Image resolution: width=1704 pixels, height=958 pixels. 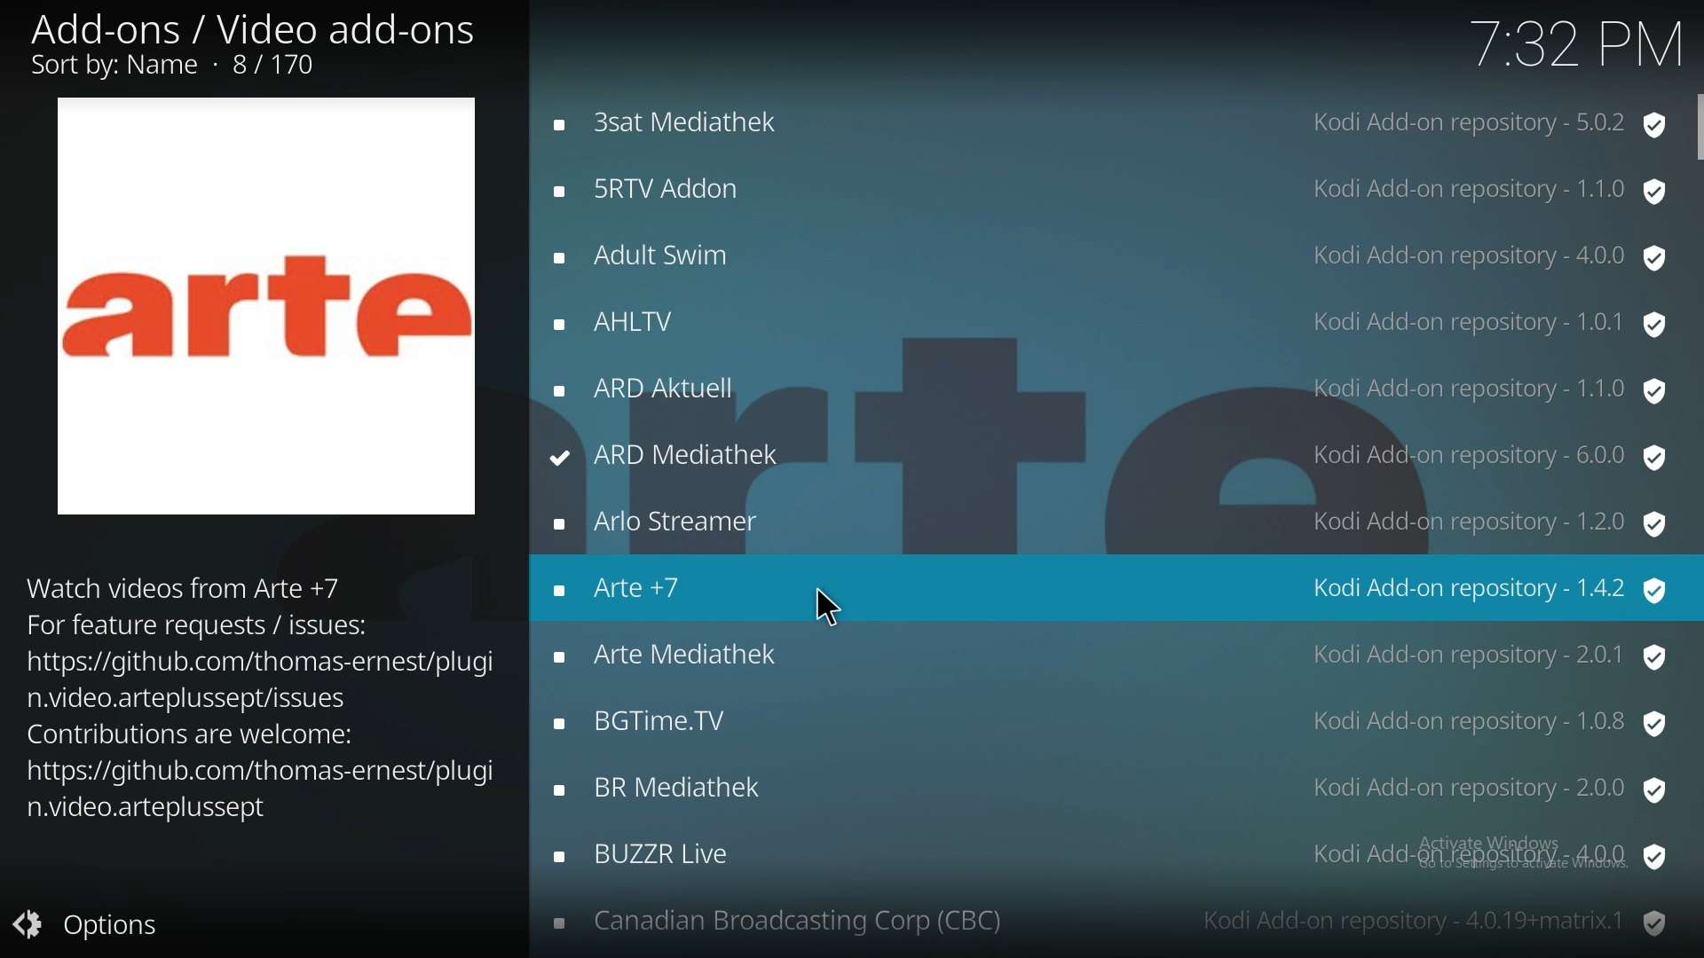 What do you see at coordinates (1693, 130) in the screenshot?
I see `scroll bar` at bounding box center [1693, 130].